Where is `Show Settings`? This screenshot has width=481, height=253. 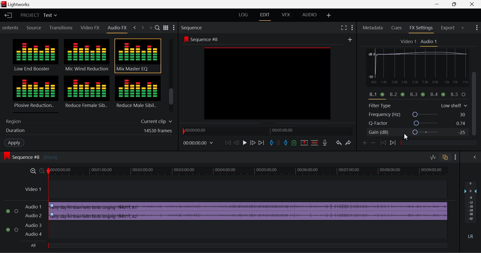
Show Settings is located at coordinates (456, 157).